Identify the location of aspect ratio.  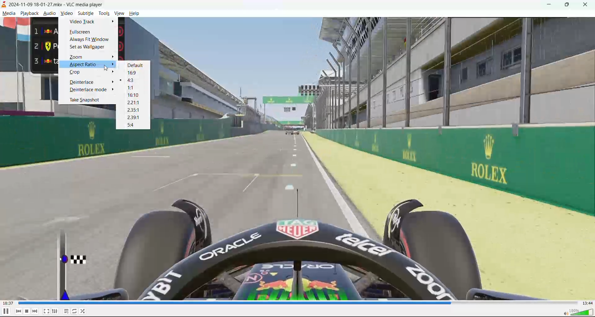
(93, 65).